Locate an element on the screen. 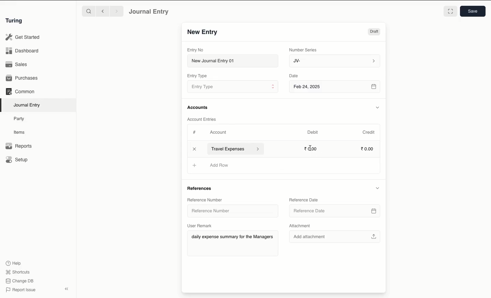 The image size is (491, 298). Purchases is located at coordinates (22, 79).